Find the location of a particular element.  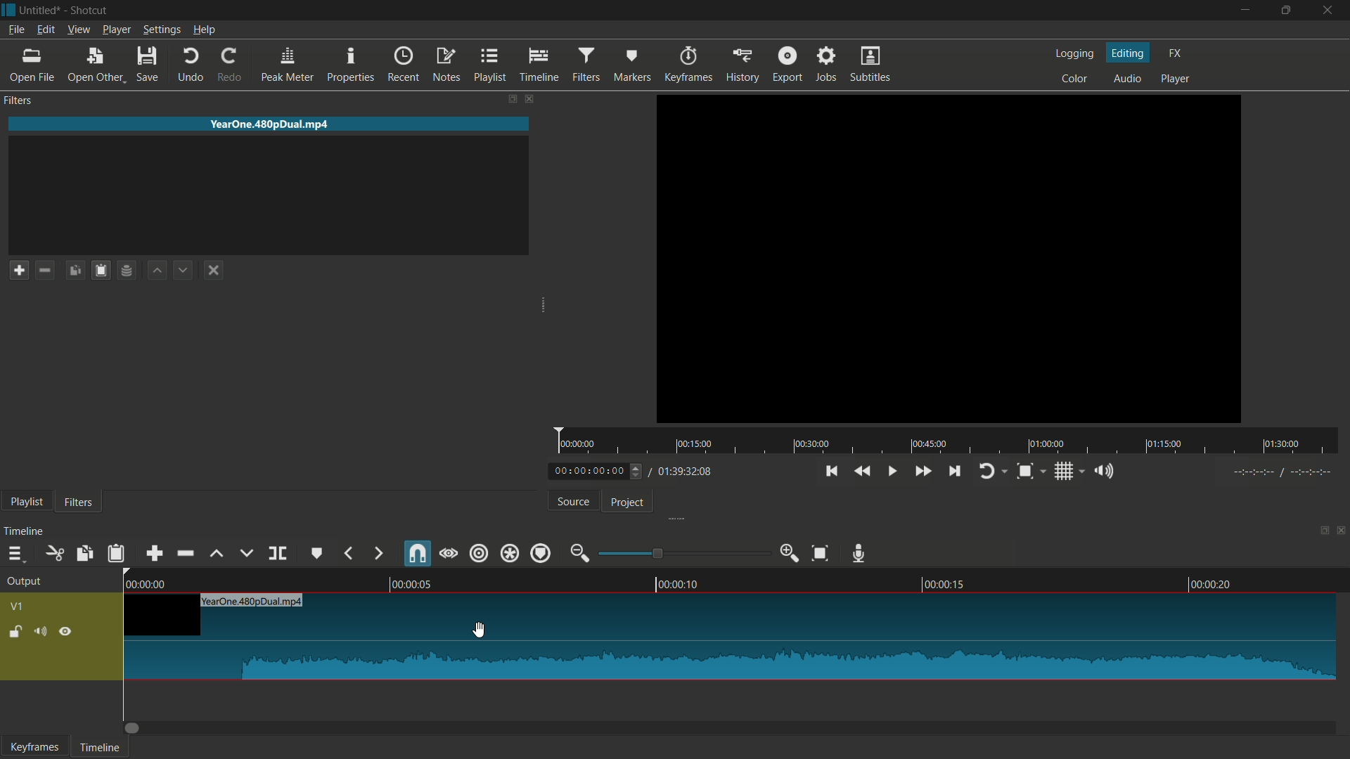

maximize is located at coordinates (1286, 10).